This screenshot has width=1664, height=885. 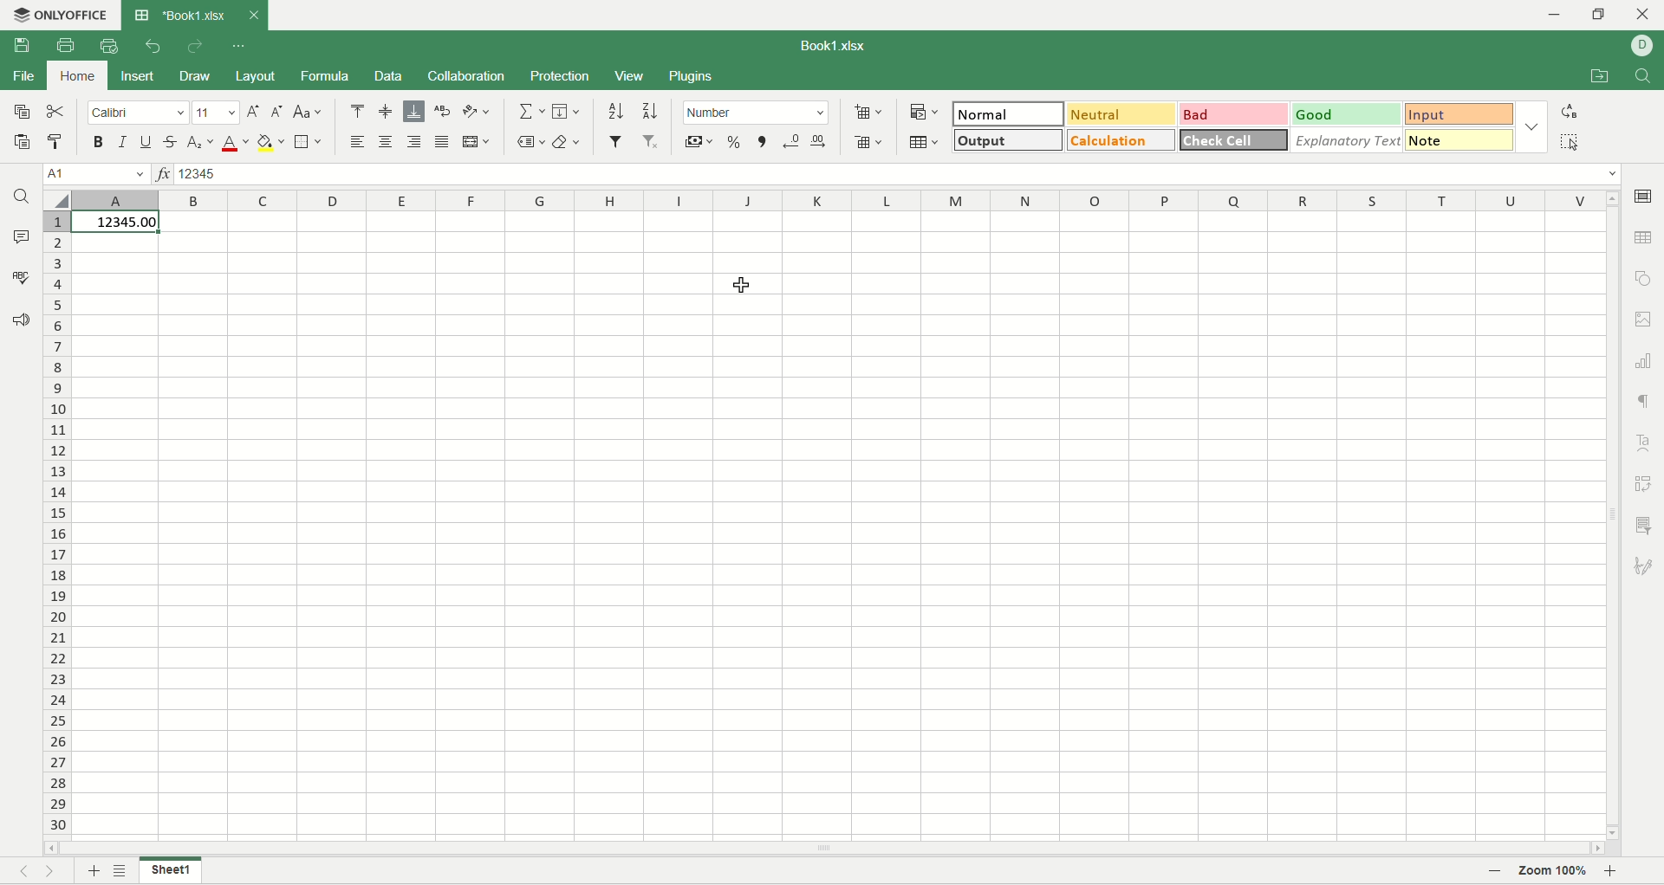 What do you see at coordinates (239, 48) in the screenshot?
I see `quick settings` at bounding box center [239, 48].